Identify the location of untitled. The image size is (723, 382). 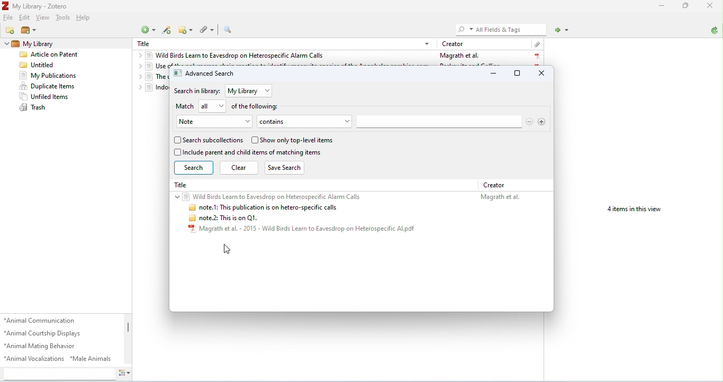
(39, 66).